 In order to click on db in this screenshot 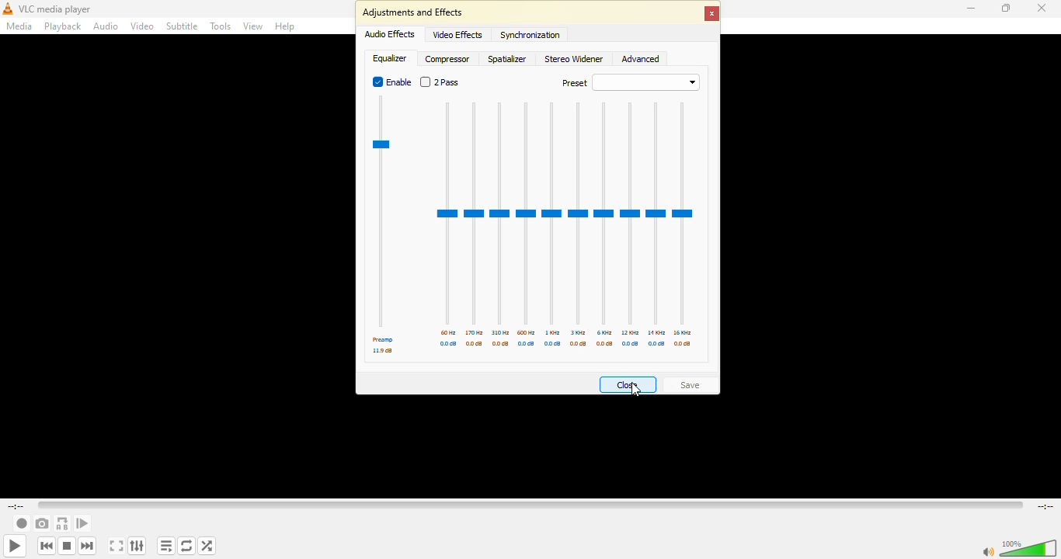, I will do `click(449, 344)`.